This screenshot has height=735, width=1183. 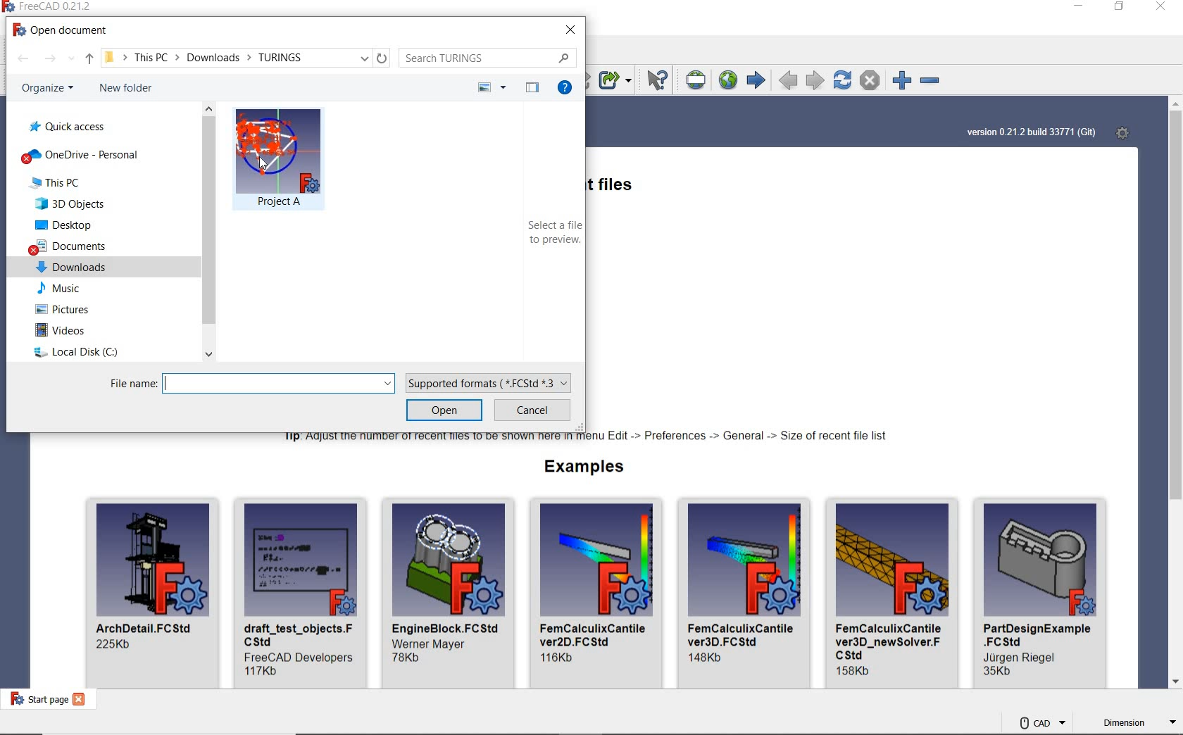 What do you see at coordinates (59, 182) in the screenshot?
I see `this PC` at bounding box center [59, 182].